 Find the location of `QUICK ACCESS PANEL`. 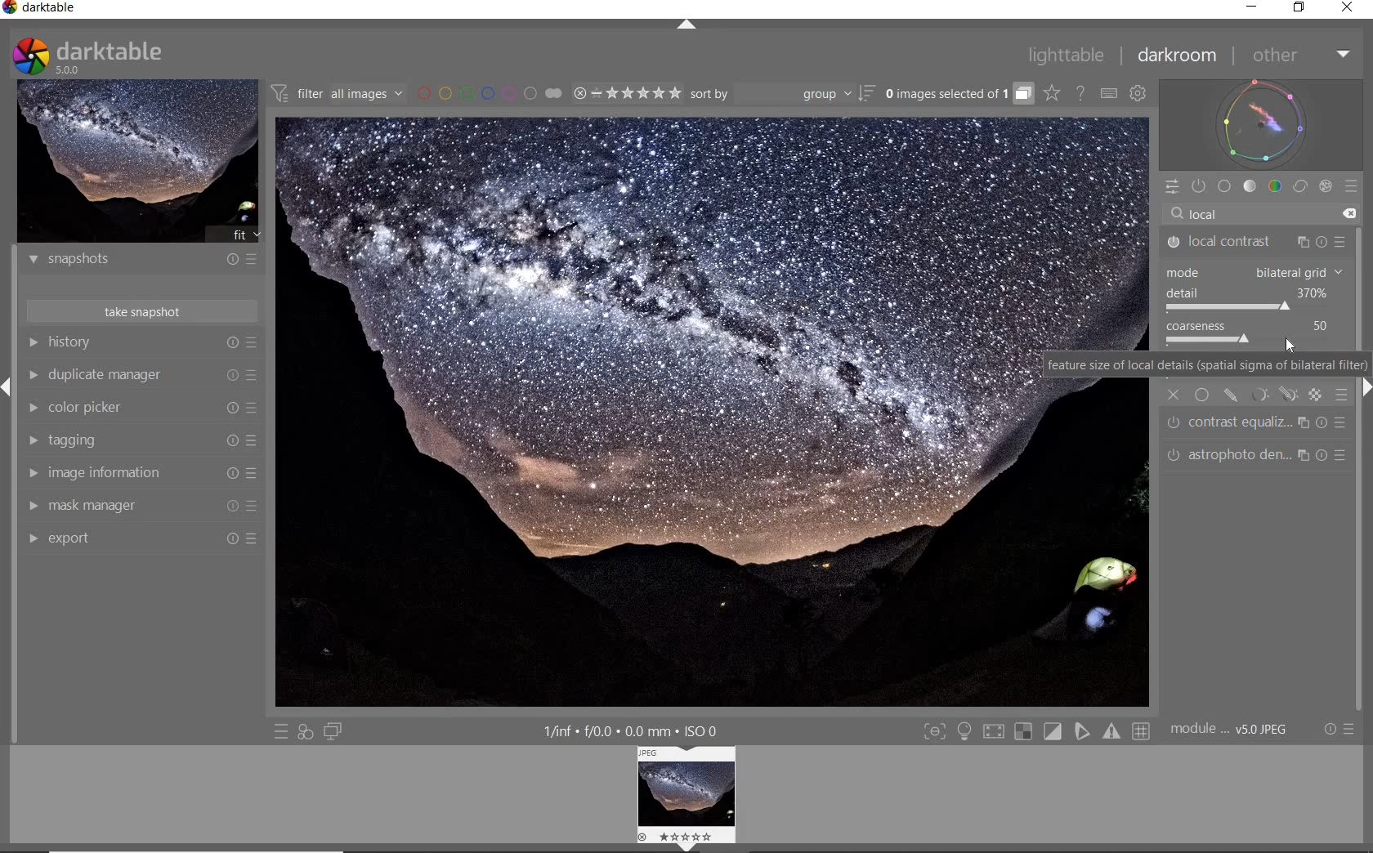

QUICK ACCESS PANEL is located at coordinates (1174, 187).